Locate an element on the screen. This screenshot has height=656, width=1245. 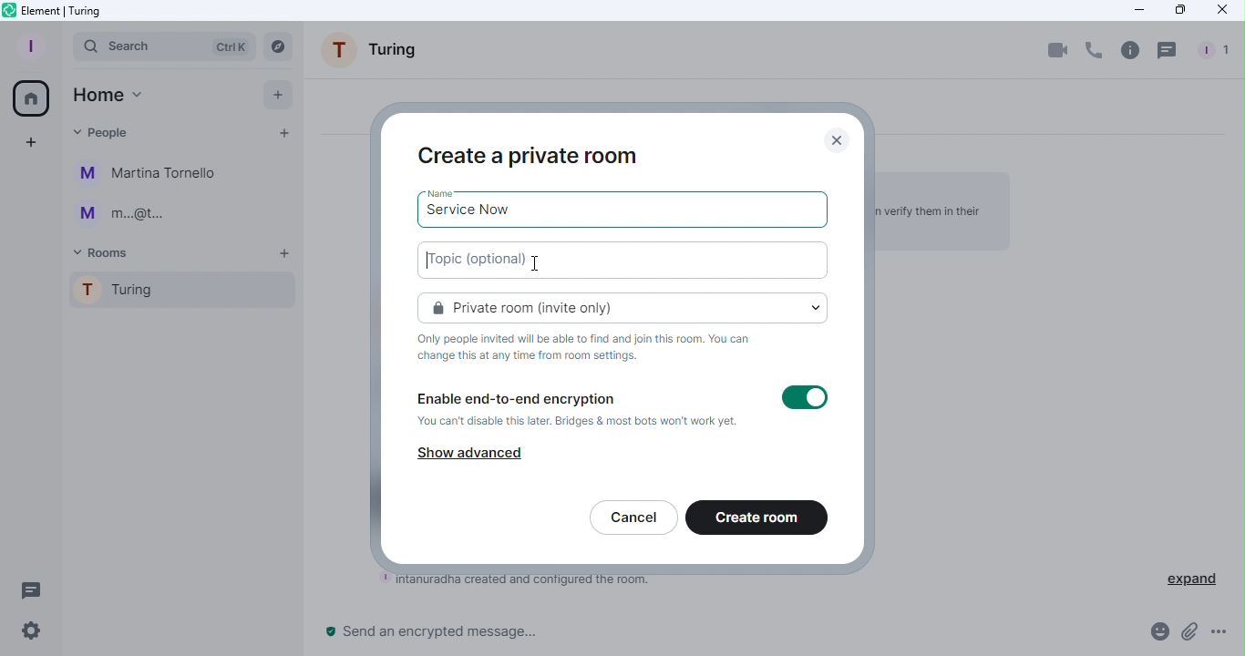
Profile is located at coordinates (27, 45).